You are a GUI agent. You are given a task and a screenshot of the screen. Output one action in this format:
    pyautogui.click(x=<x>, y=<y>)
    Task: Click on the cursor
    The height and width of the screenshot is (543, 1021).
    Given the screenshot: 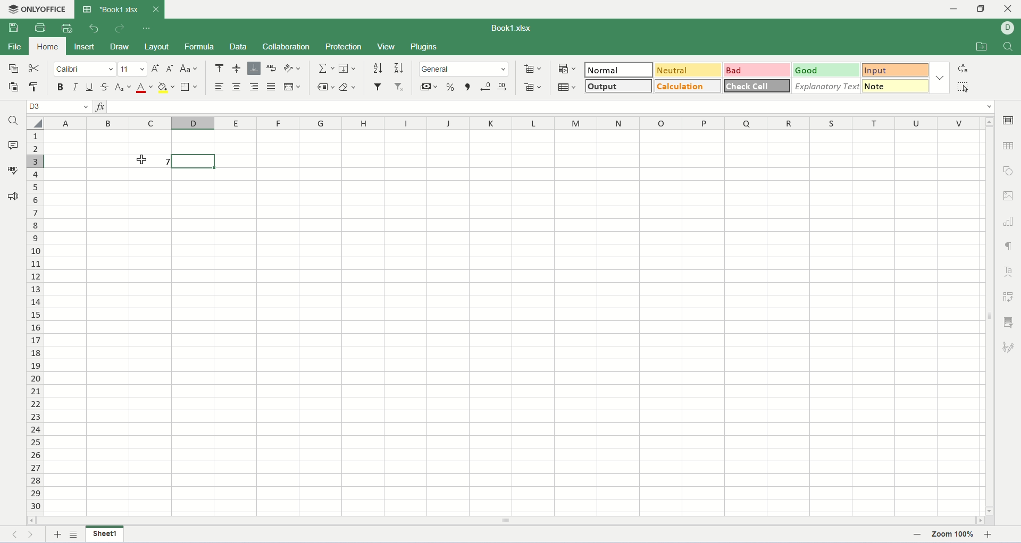 What is the action you would take?
    pyautogui.click(x=140, y=162)
    